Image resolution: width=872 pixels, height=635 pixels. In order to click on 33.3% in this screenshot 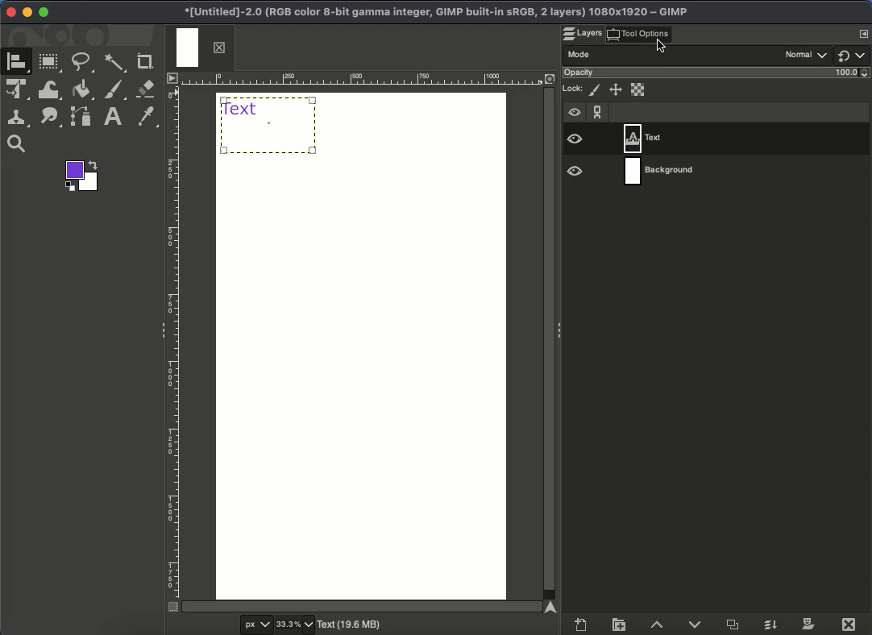, I will do `click(296, 625)`.